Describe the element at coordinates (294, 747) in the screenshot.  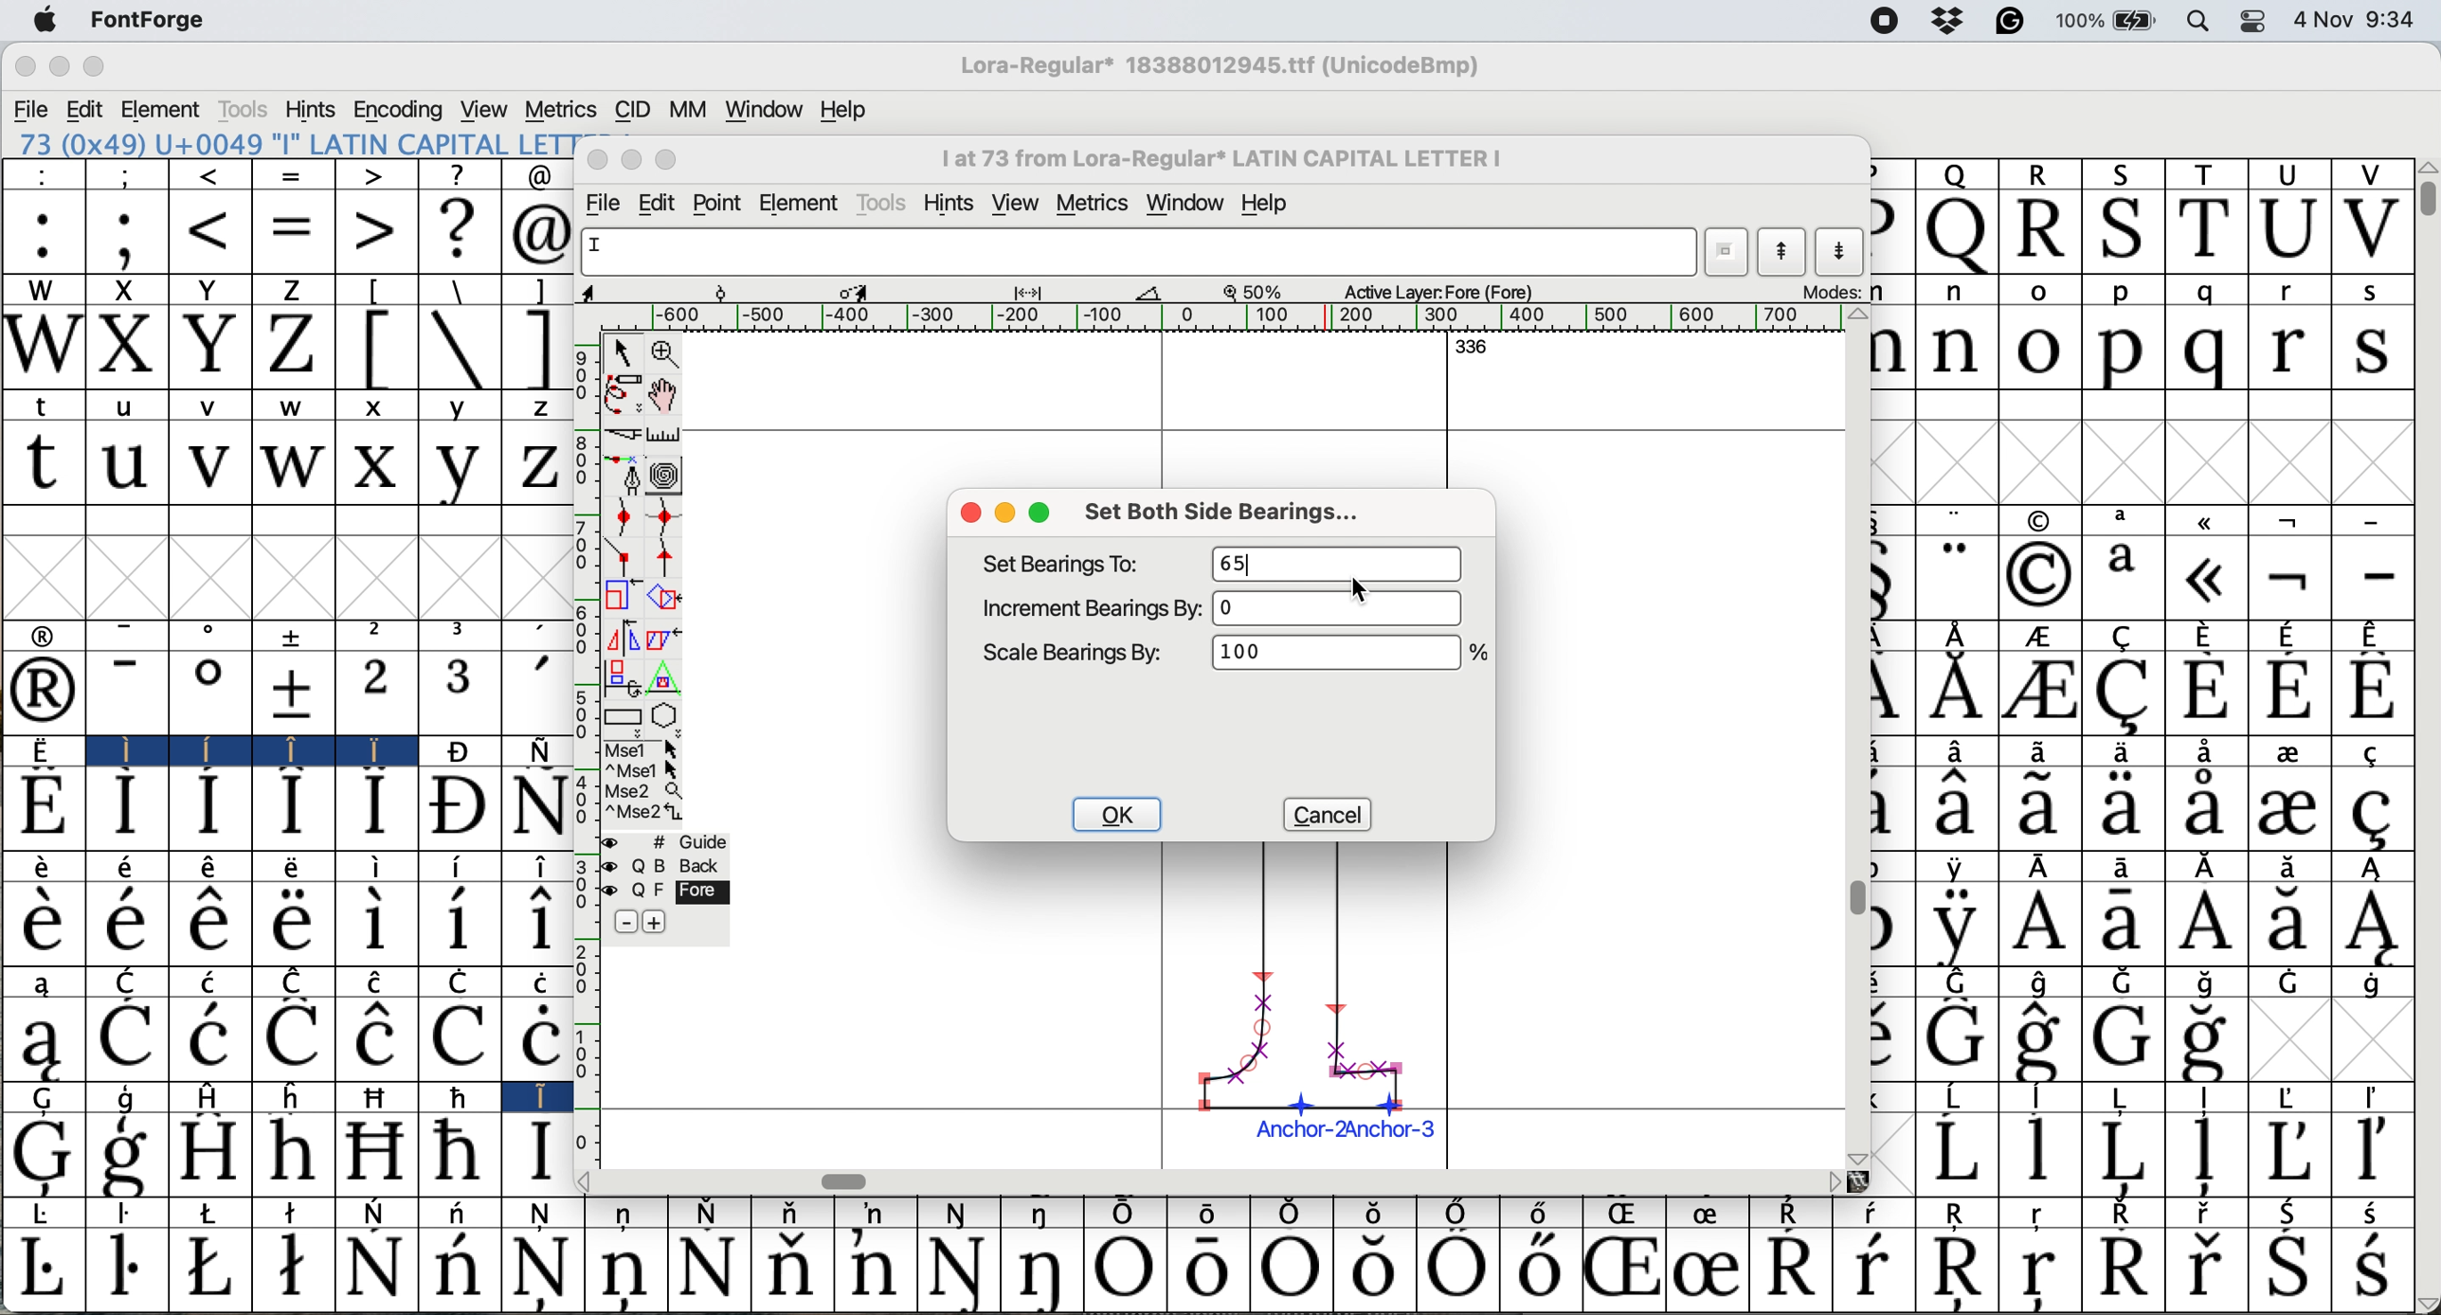
I see `` at that location.